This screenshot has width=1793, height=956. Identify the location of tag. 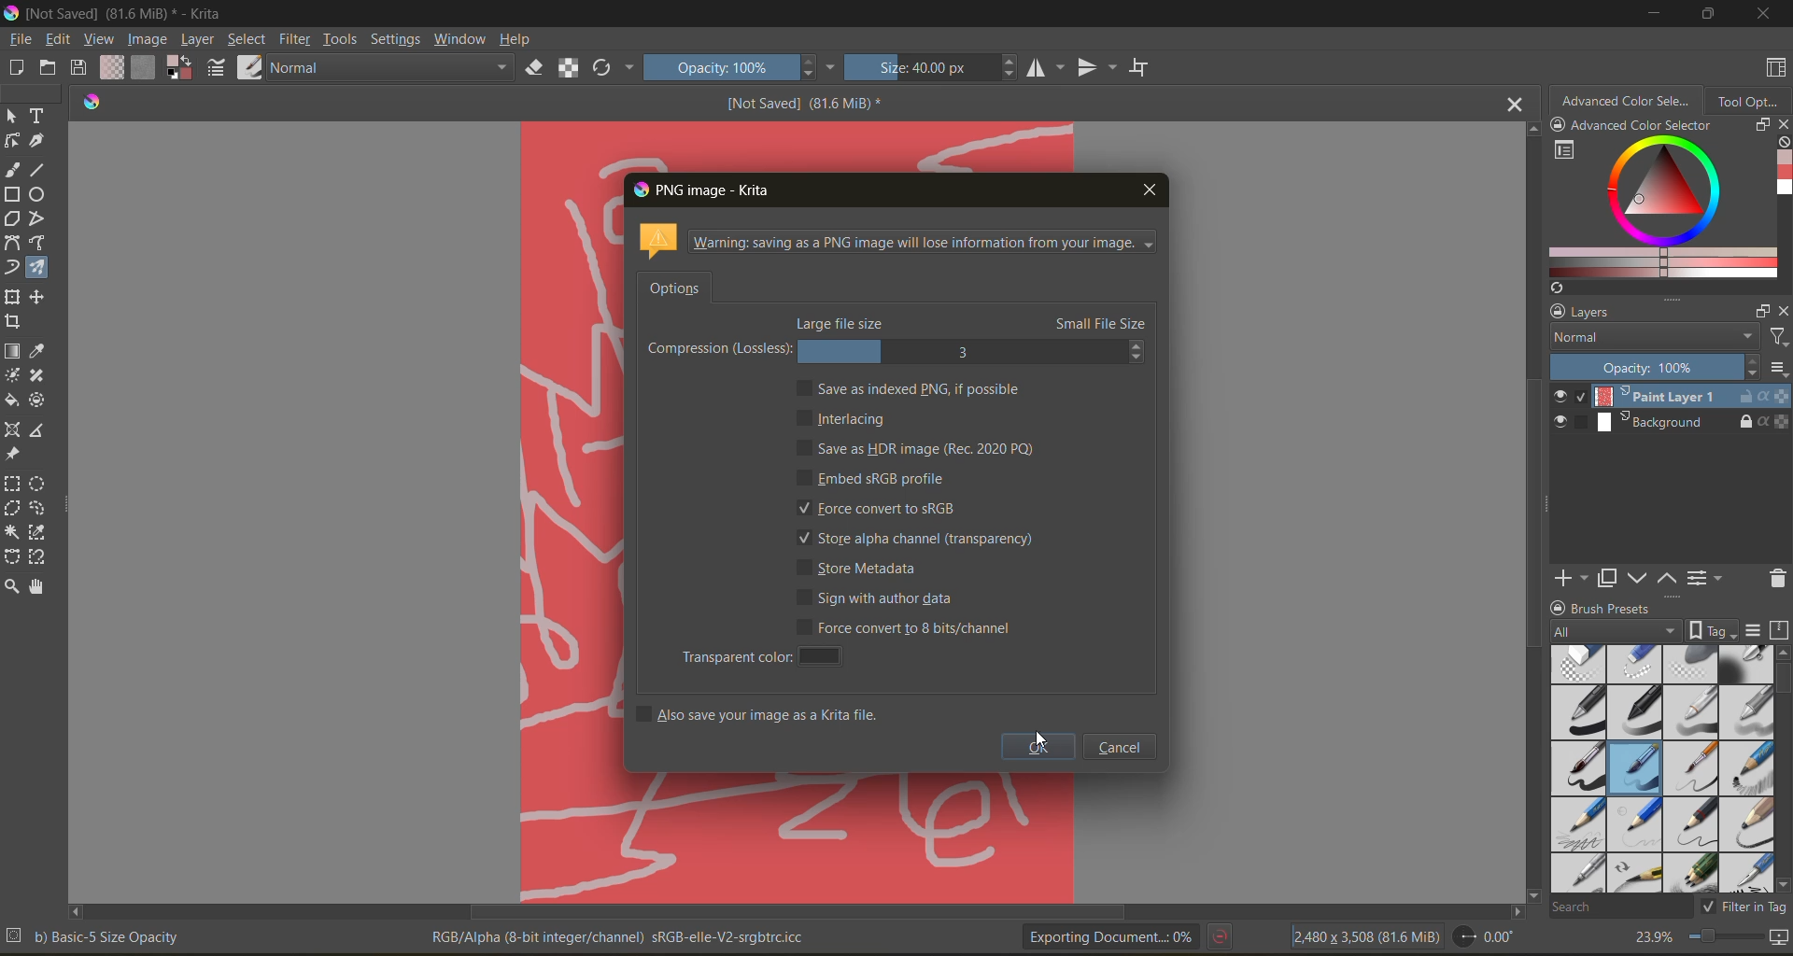
(1617, 632).